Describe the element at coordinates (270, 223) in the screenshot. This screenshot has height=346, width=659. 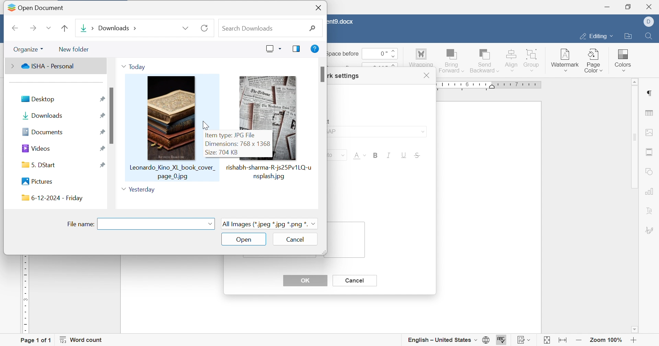
I see `image extension` at that location.